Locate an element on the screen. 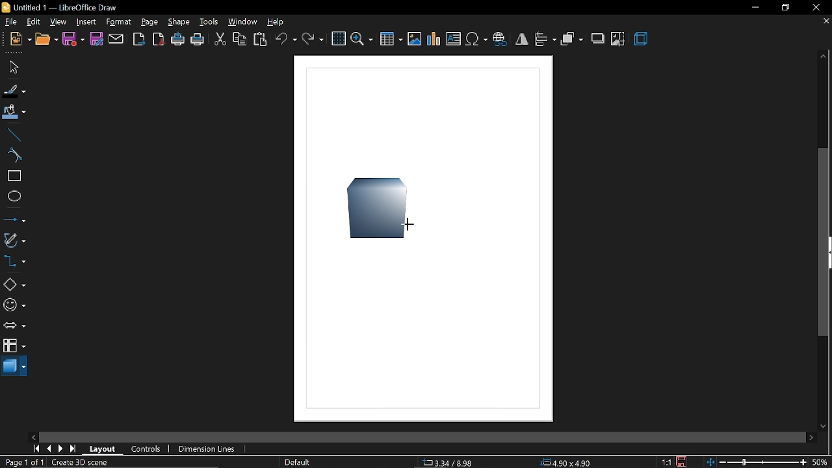  change zoom is located at coordinates (754, 463).